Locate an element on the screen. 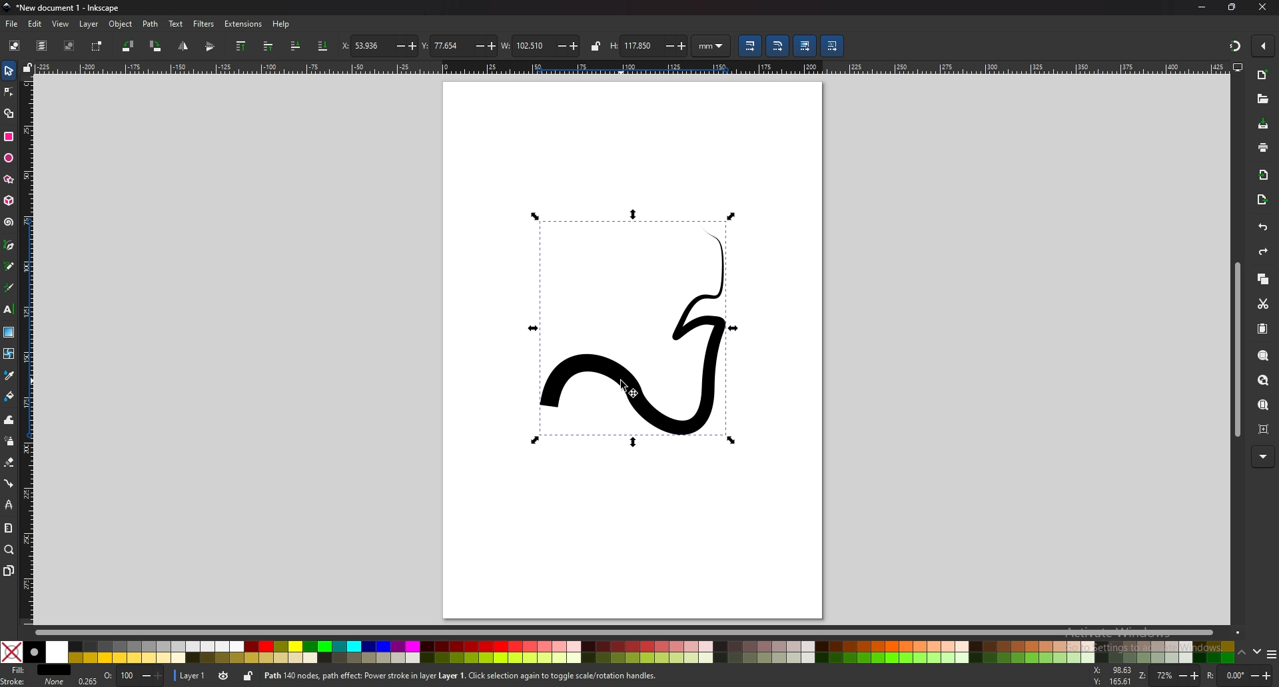  nodes is located at coordinates (9, 91).